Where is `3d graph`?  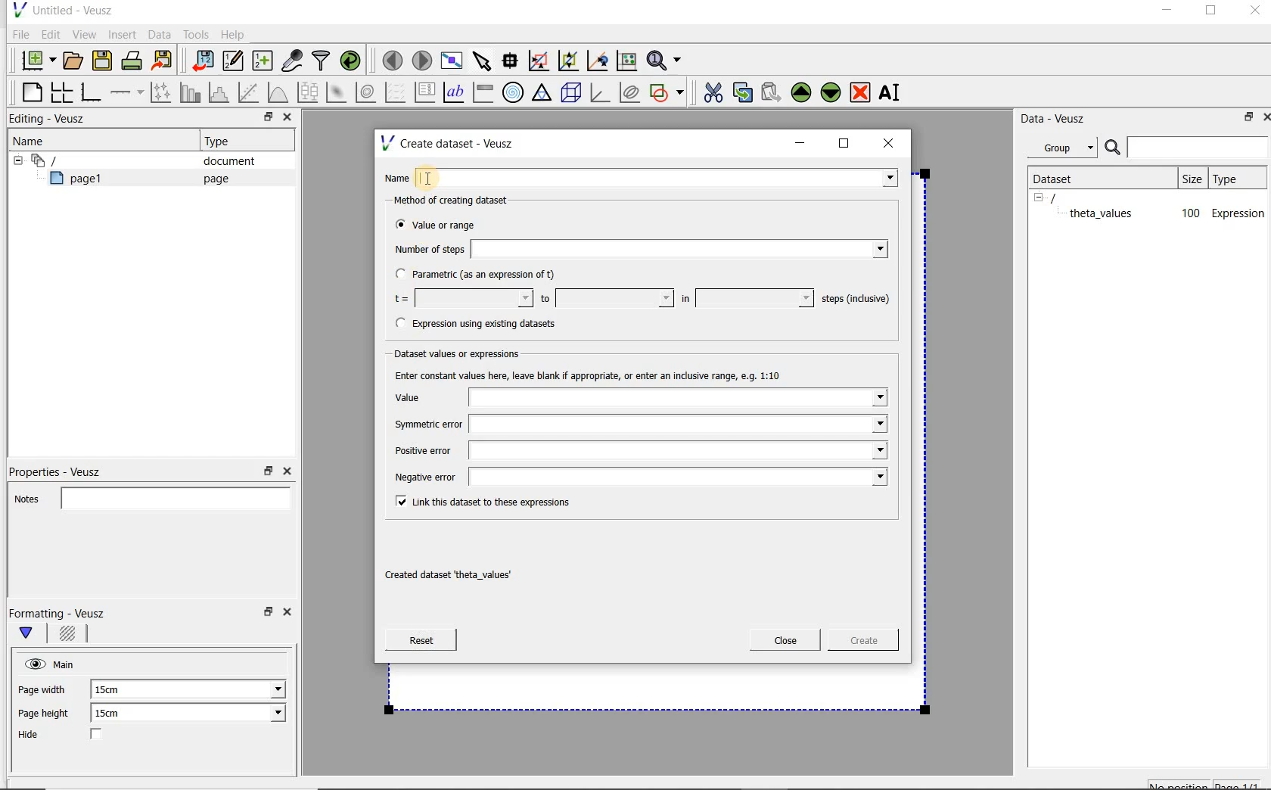 3d graph is located at coordinates (601, 94).